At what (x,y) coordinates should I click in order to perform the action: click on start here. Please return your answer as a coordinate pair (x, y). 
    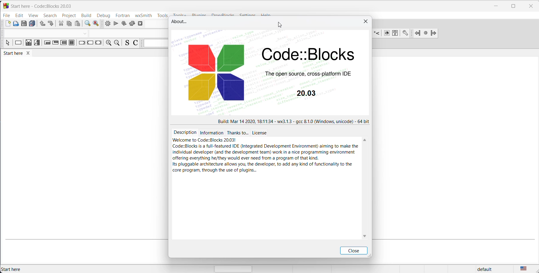
    Looking at the image, I should click on (13, 269).